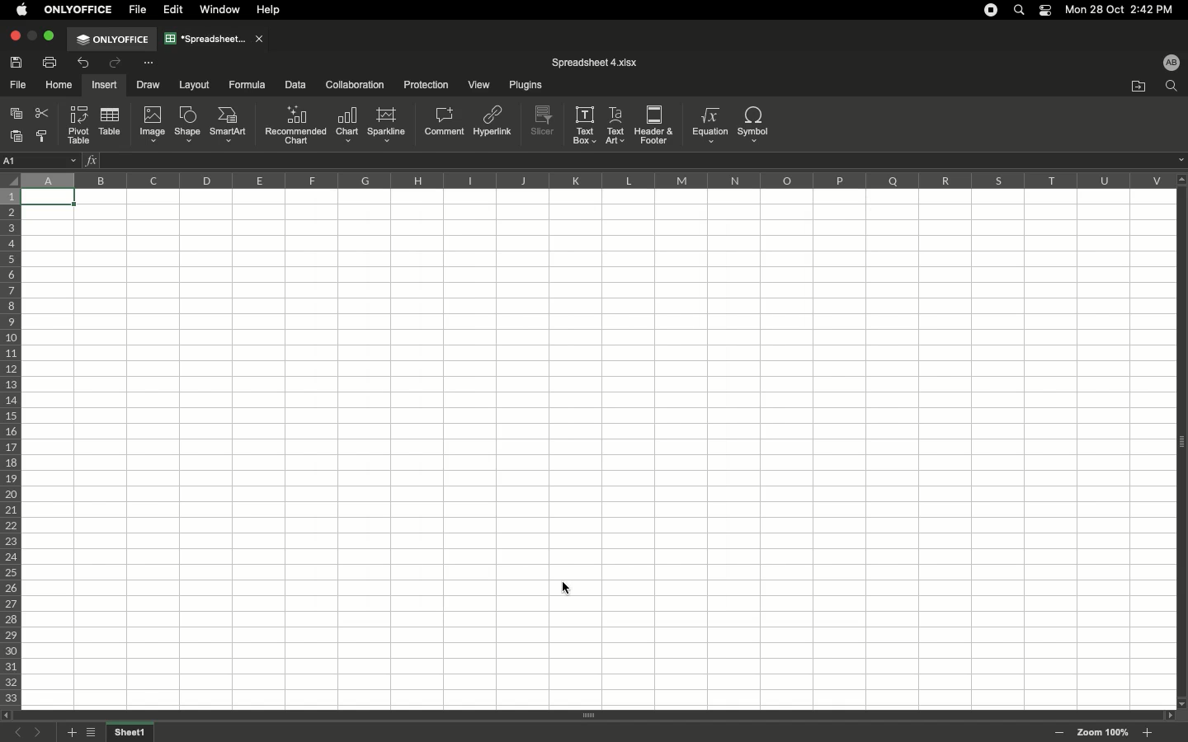  I want to click on Recording, so click(991, 10).